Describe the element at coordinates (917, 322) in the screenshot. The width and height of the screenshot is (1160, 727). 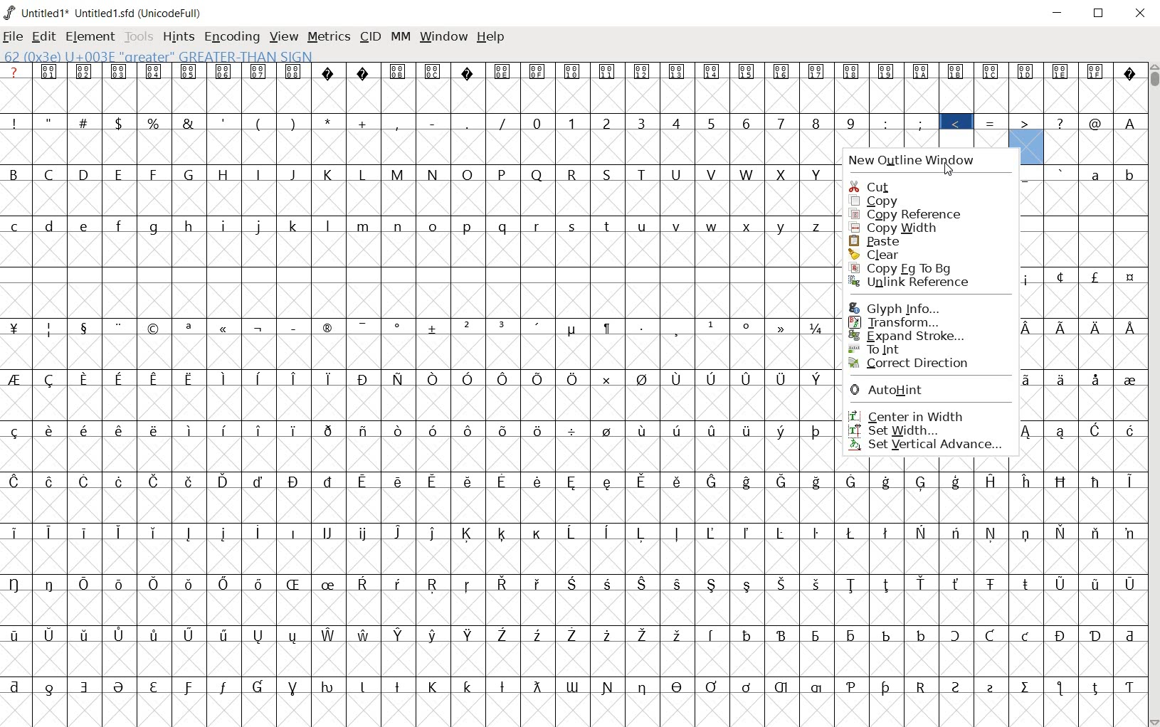
I see `Transform` at that location.